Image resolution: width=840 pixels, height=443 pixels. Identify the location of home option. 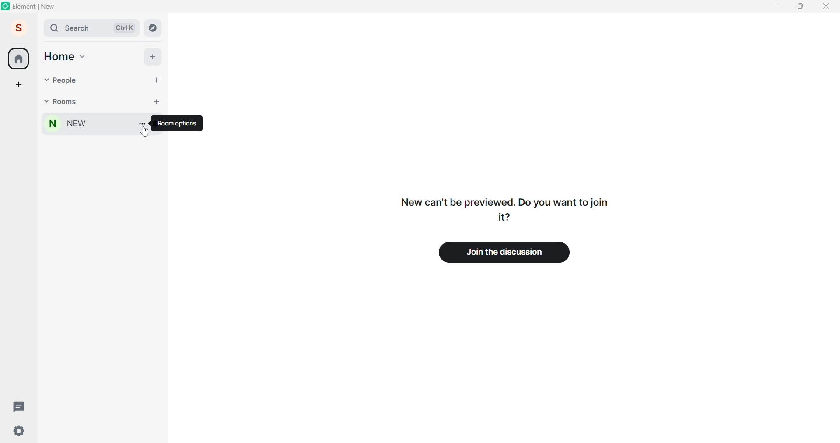
(67, 58).